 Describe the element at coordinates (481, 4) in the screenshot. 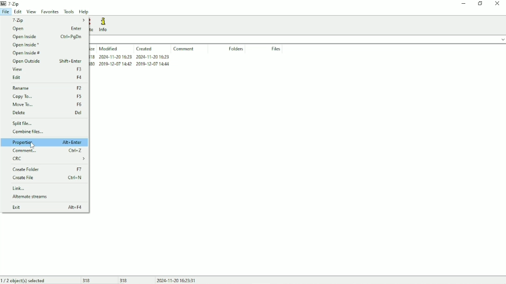

I see `Restore down` at that location.